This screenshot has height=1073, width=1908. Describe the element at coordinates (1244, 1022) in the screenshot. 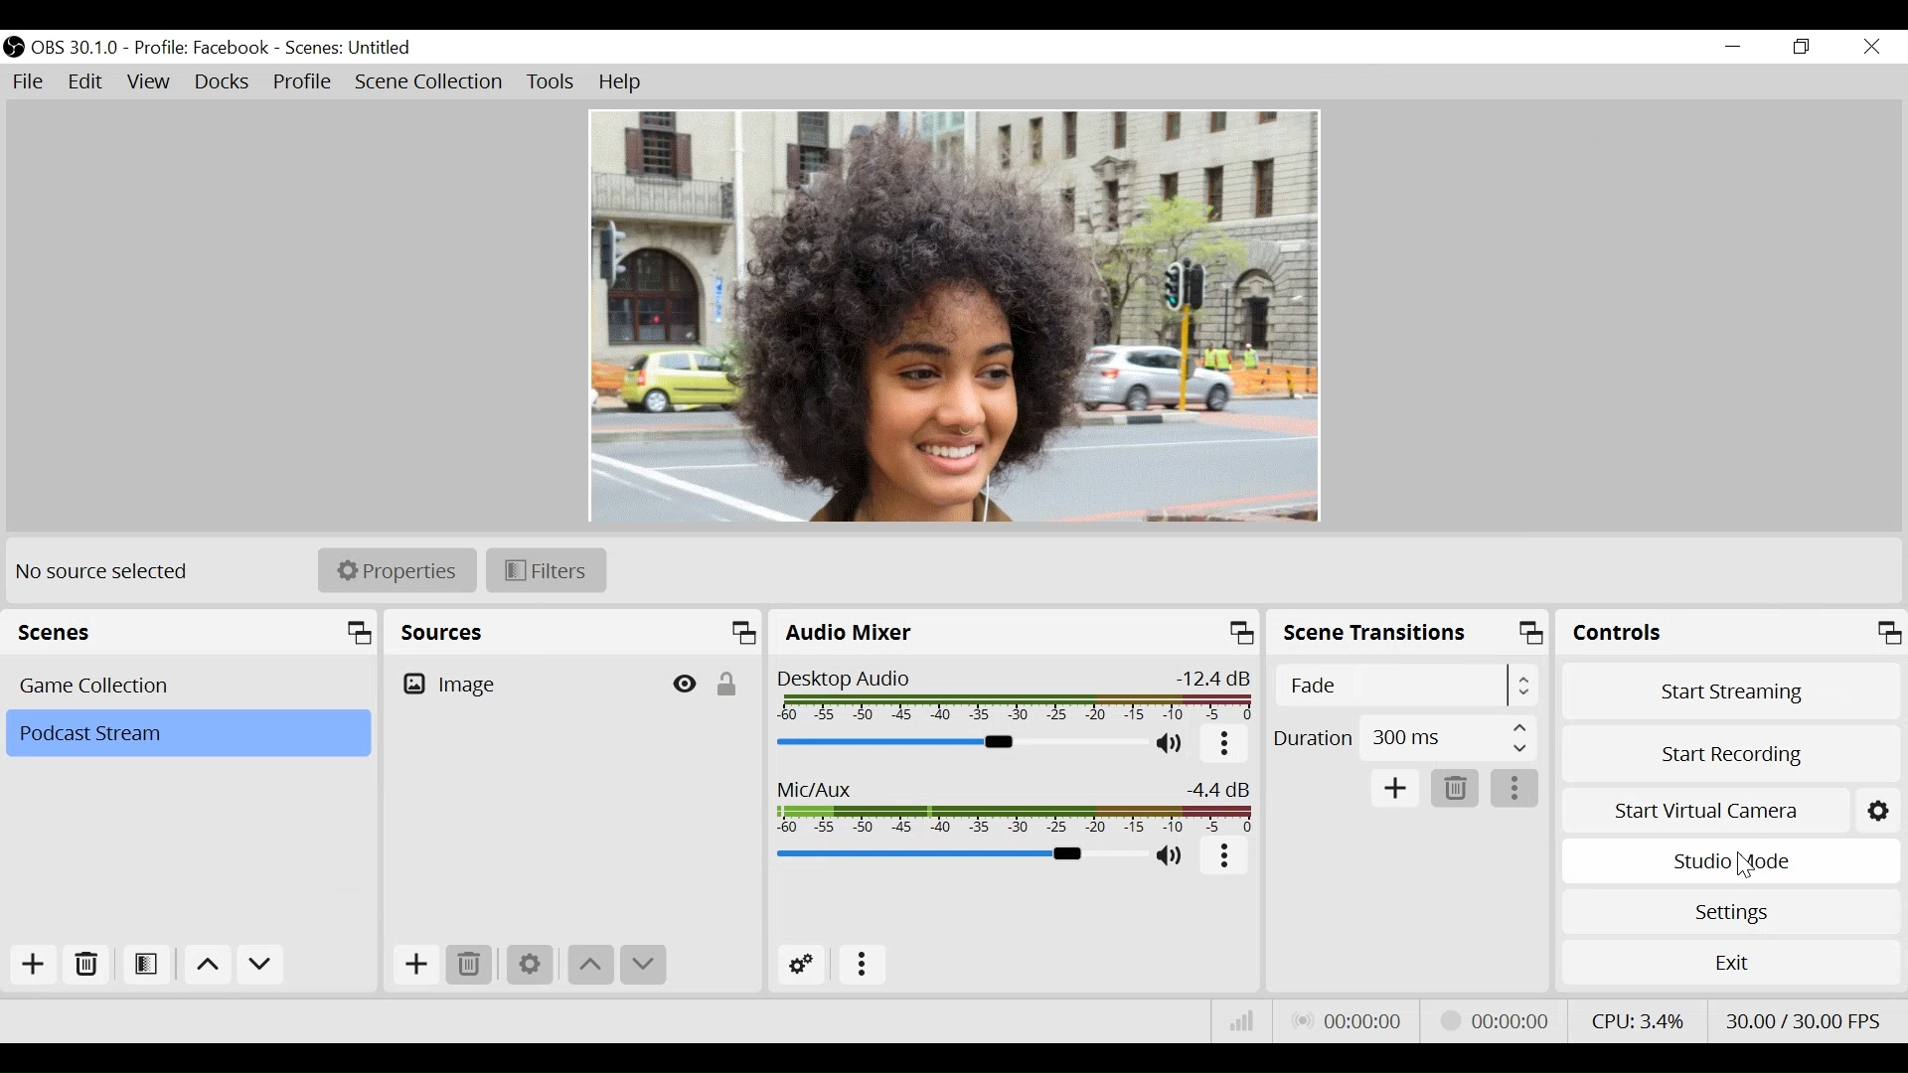

I see `Bitrate` at that location.